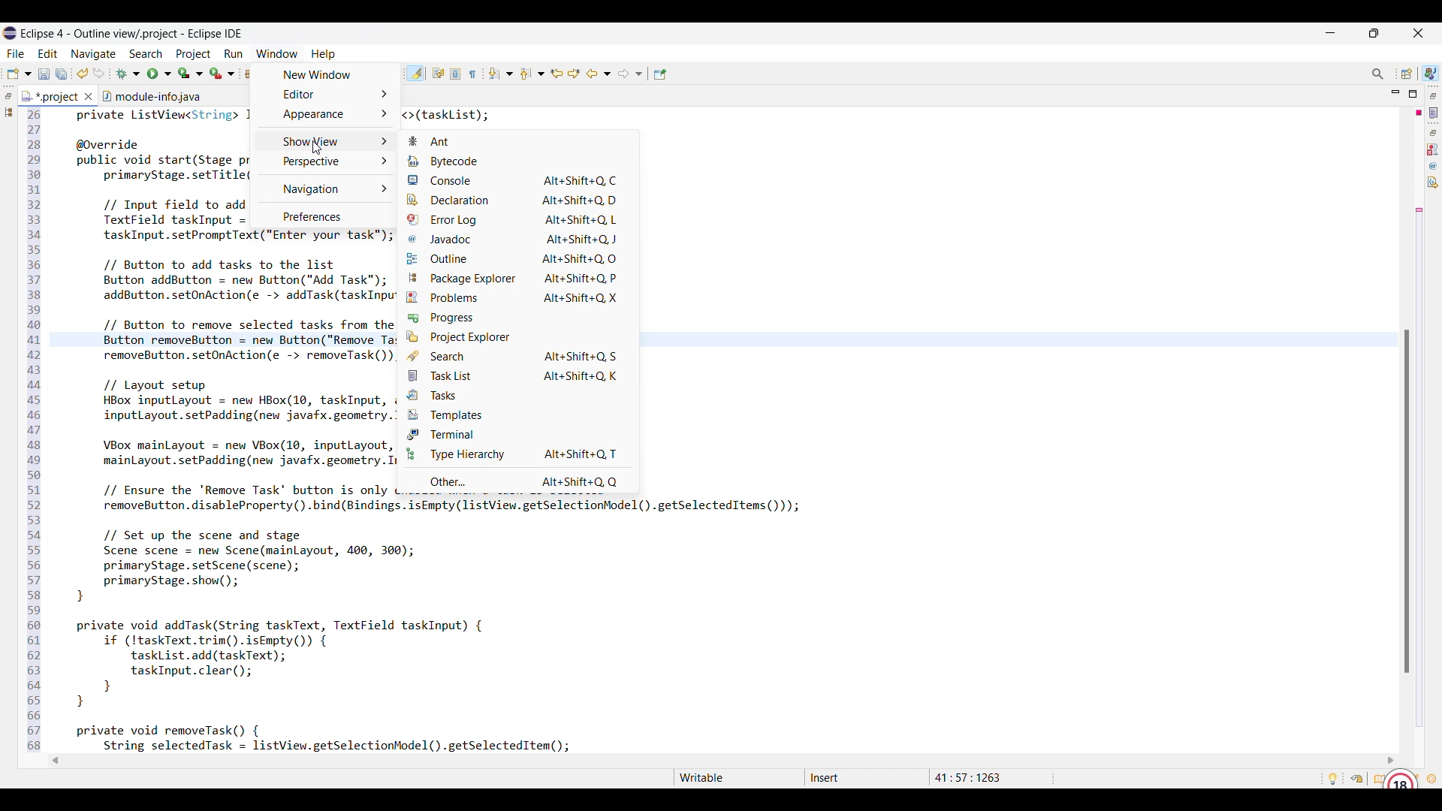  What do you see at coordinates (1396, 93) in the screenshot?
I see `Minimize` at bounding box center [1396, 93].